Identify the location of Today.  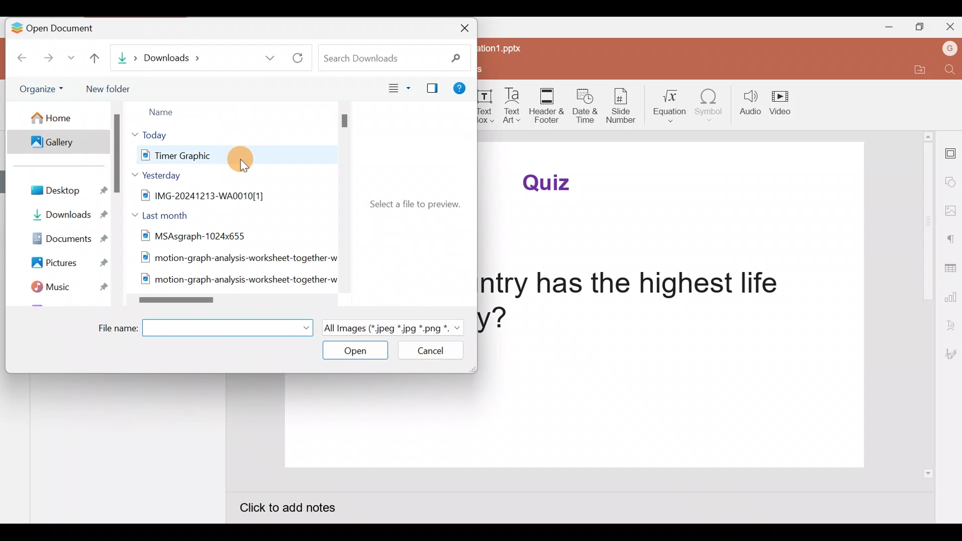
(160, 134).